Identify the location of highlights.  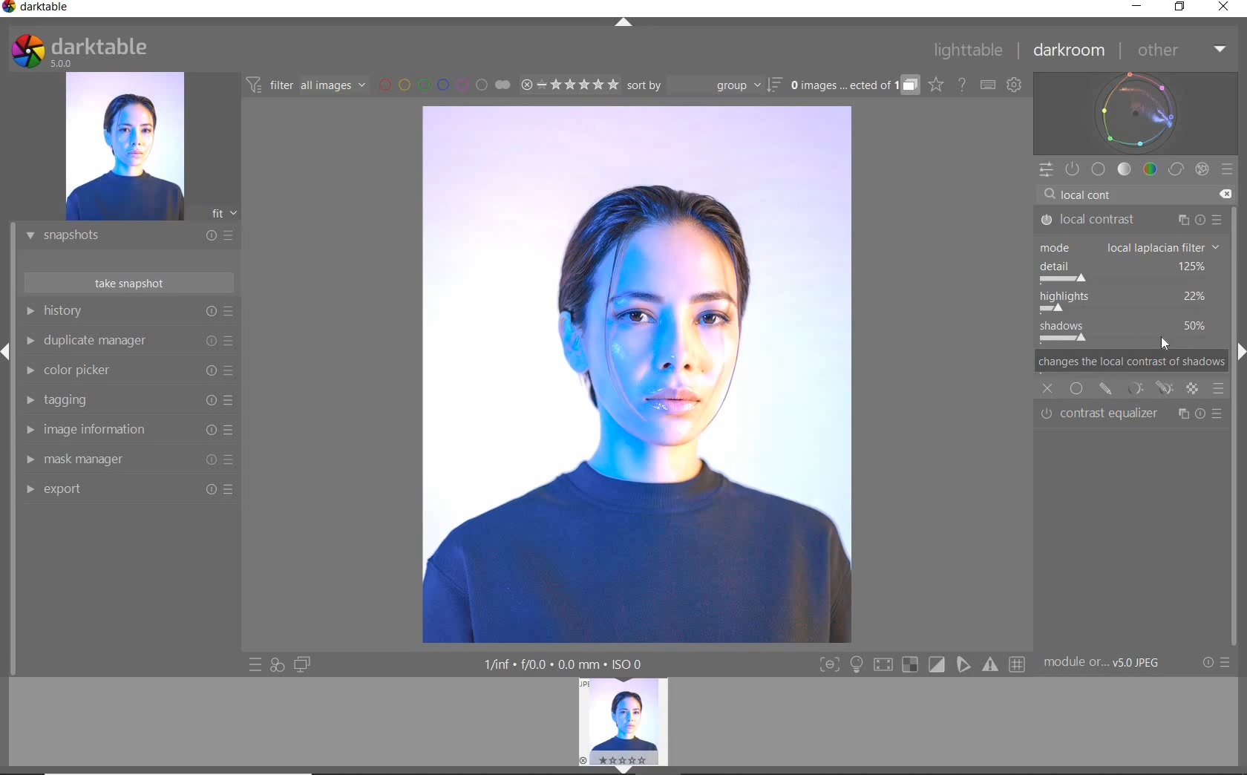
(1126, 301).